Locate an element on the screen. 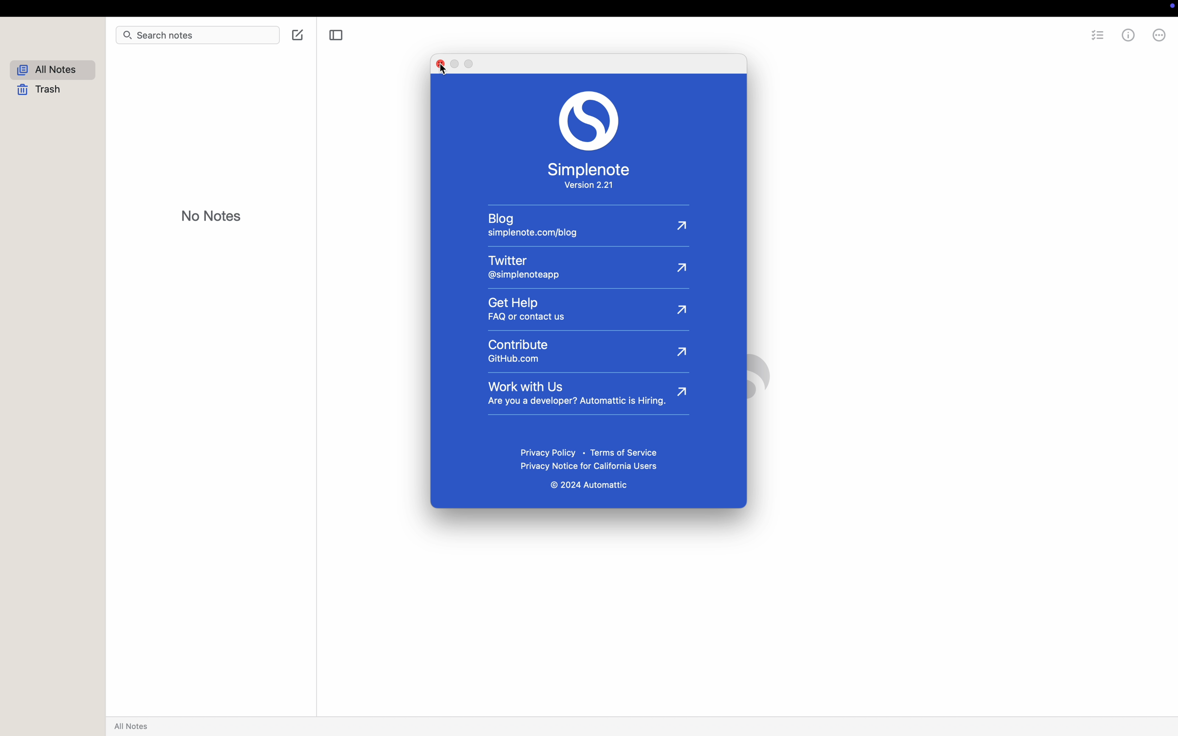 The width and height of the screenshot is (1178, 736). blog is located at coordinates (583, 227).